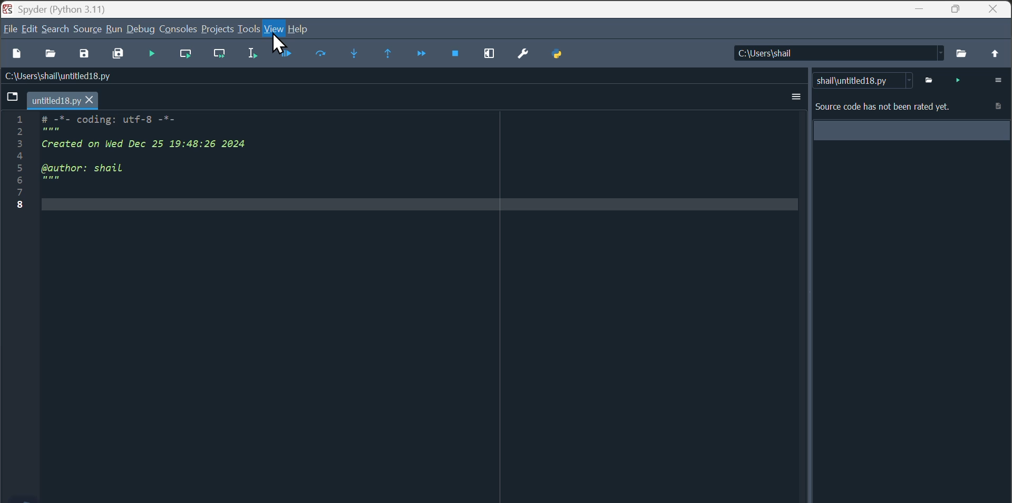  What do you see at coordinates (795, 96) in the screenshot?
I see `more options` at bounding box center [795, 96].